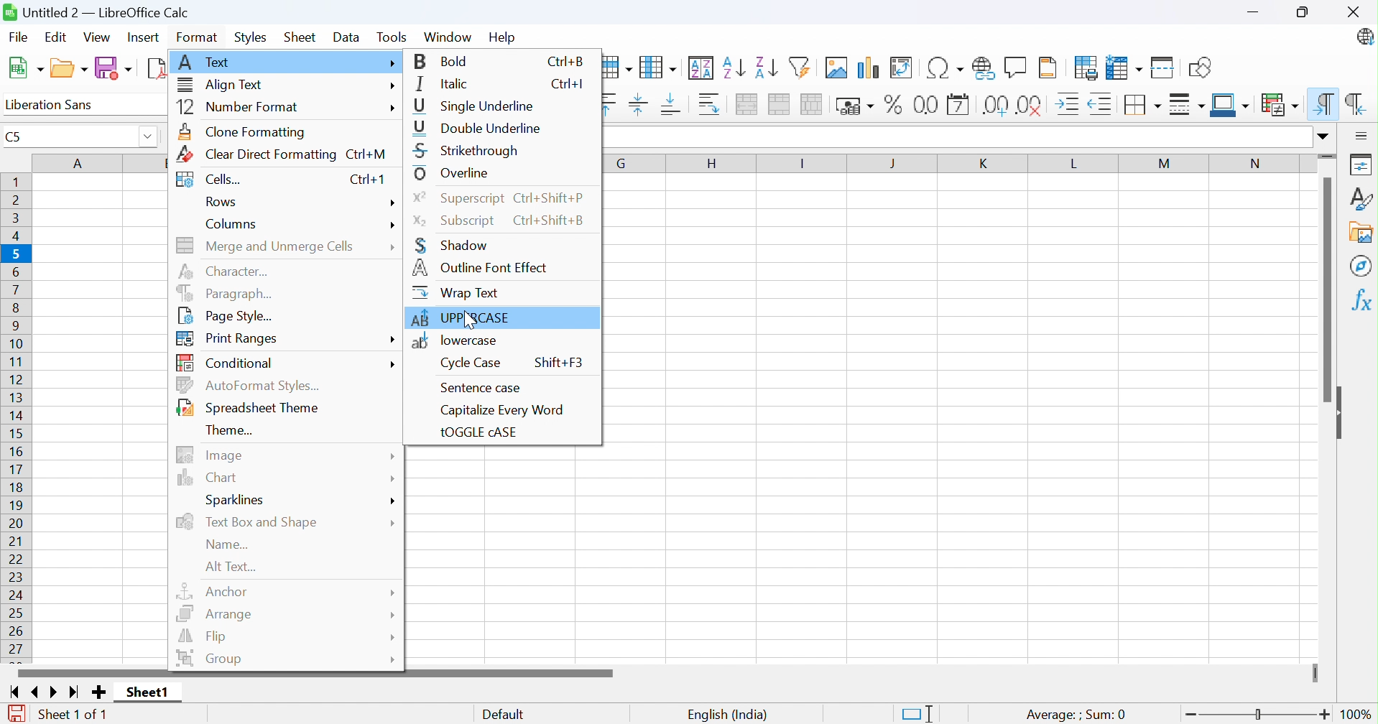 The image size is (1378, 724). I want to click on Shift F#, so click(562, 361).